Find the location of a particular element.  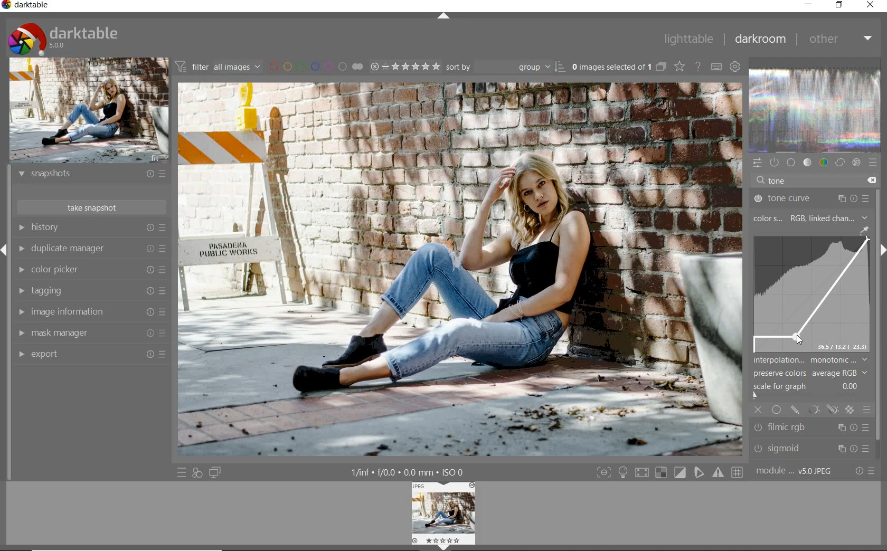

system name is located at coordinates (29, 6).